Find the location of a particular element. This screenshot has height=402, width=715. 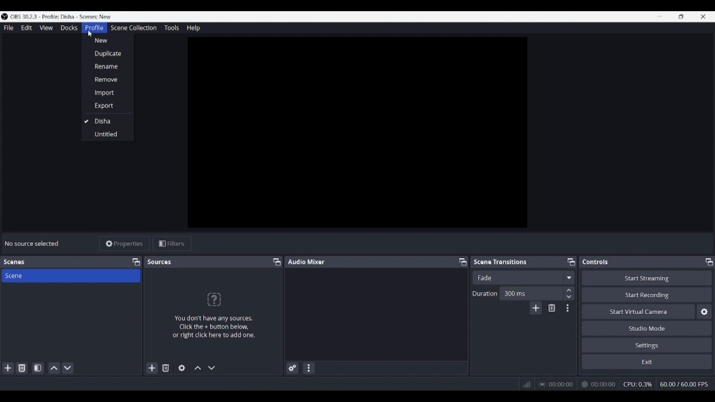

Audio Mixer is located at coordinates (378, 261).